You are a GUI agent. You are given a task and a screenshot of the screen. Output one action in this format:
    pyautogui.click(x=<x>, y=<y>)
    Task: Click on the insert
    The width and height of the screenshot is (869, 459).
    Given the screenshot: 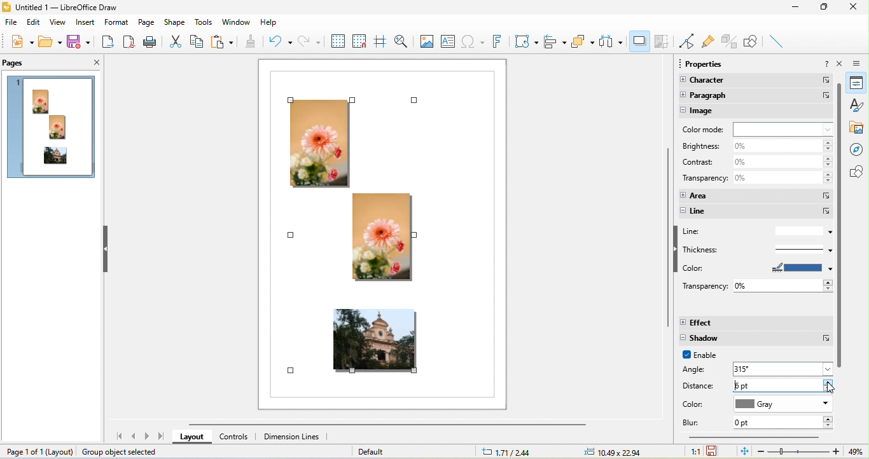 What is the action you would take?
    pyautogui.click(x=85, y=22)
    